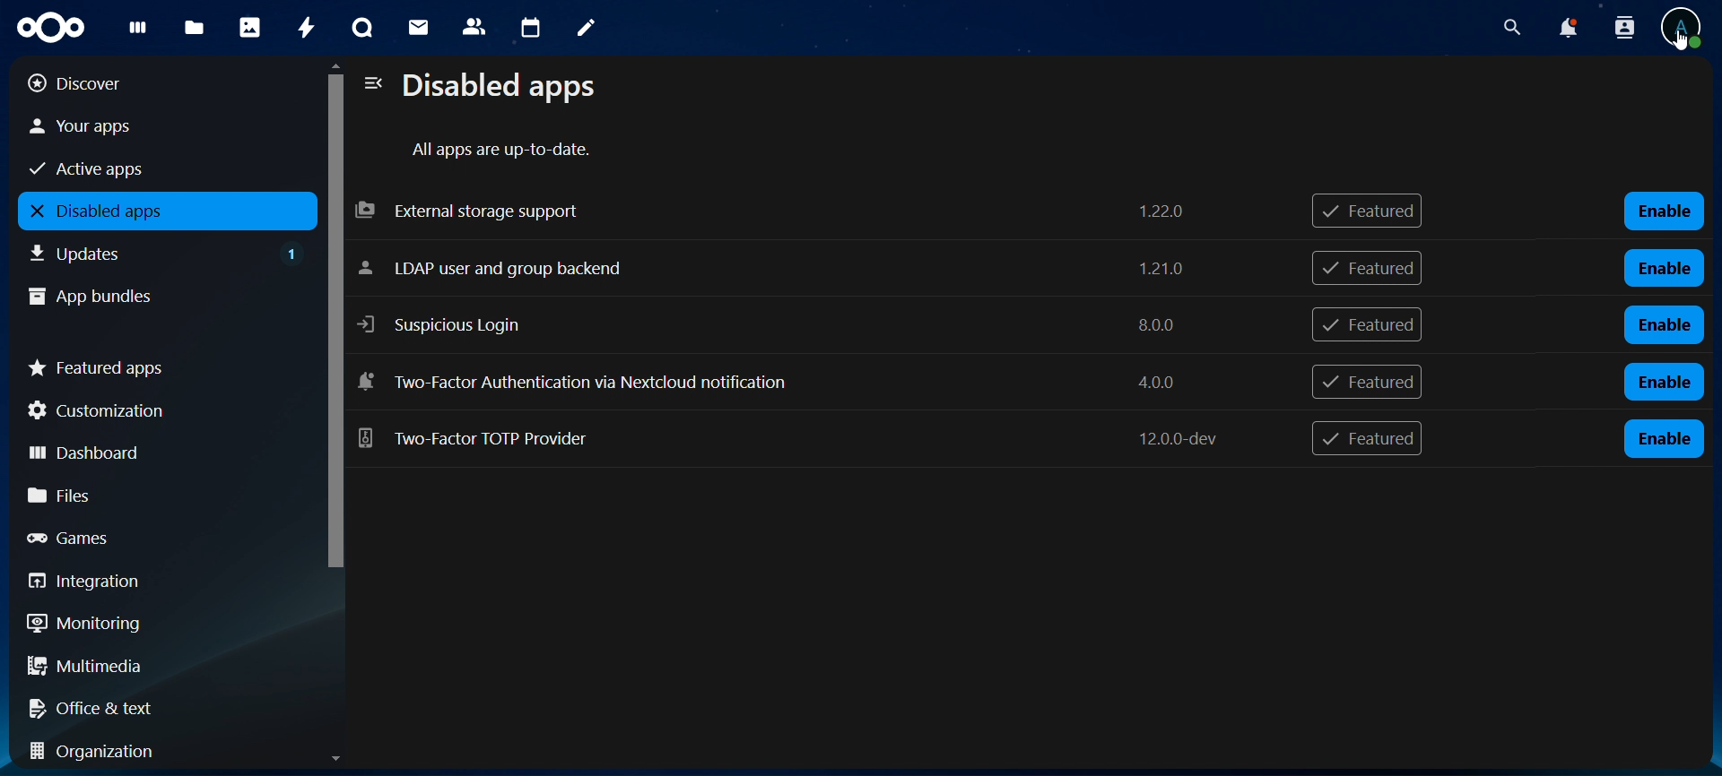 The image size is (1722, 776). Describe the element at coordinates (781, 270) in the screenshot. I see `LDAP user and group backend` at that location.